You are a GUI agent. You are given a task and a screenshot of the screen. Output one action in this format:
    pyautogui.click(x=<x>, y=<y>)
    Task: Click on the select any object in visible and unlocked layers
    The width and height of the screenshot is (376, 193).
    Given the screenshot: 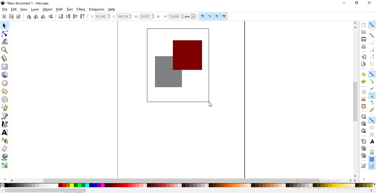 What is the action you would take?
    pyautogui.click(x=12, y=16)
    